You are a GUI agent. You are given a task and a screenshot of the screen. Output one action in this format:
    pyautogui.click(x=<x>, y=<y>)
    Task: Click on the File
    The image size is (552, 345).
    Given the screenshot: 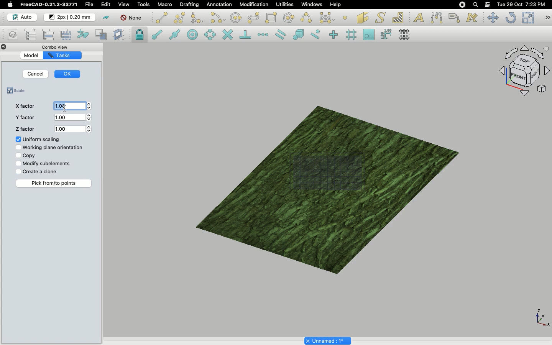 What is the action you would take?
    pyautogui.click(x=90, y=5)
    